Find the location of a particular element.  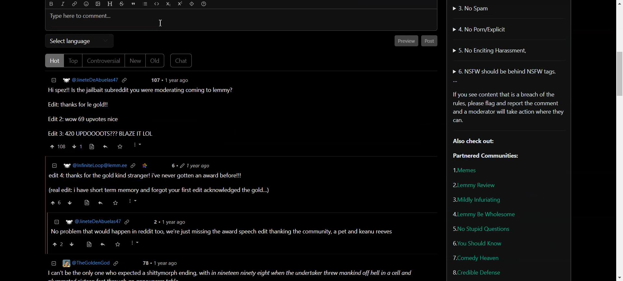

share is located at coordinates (102, 245).